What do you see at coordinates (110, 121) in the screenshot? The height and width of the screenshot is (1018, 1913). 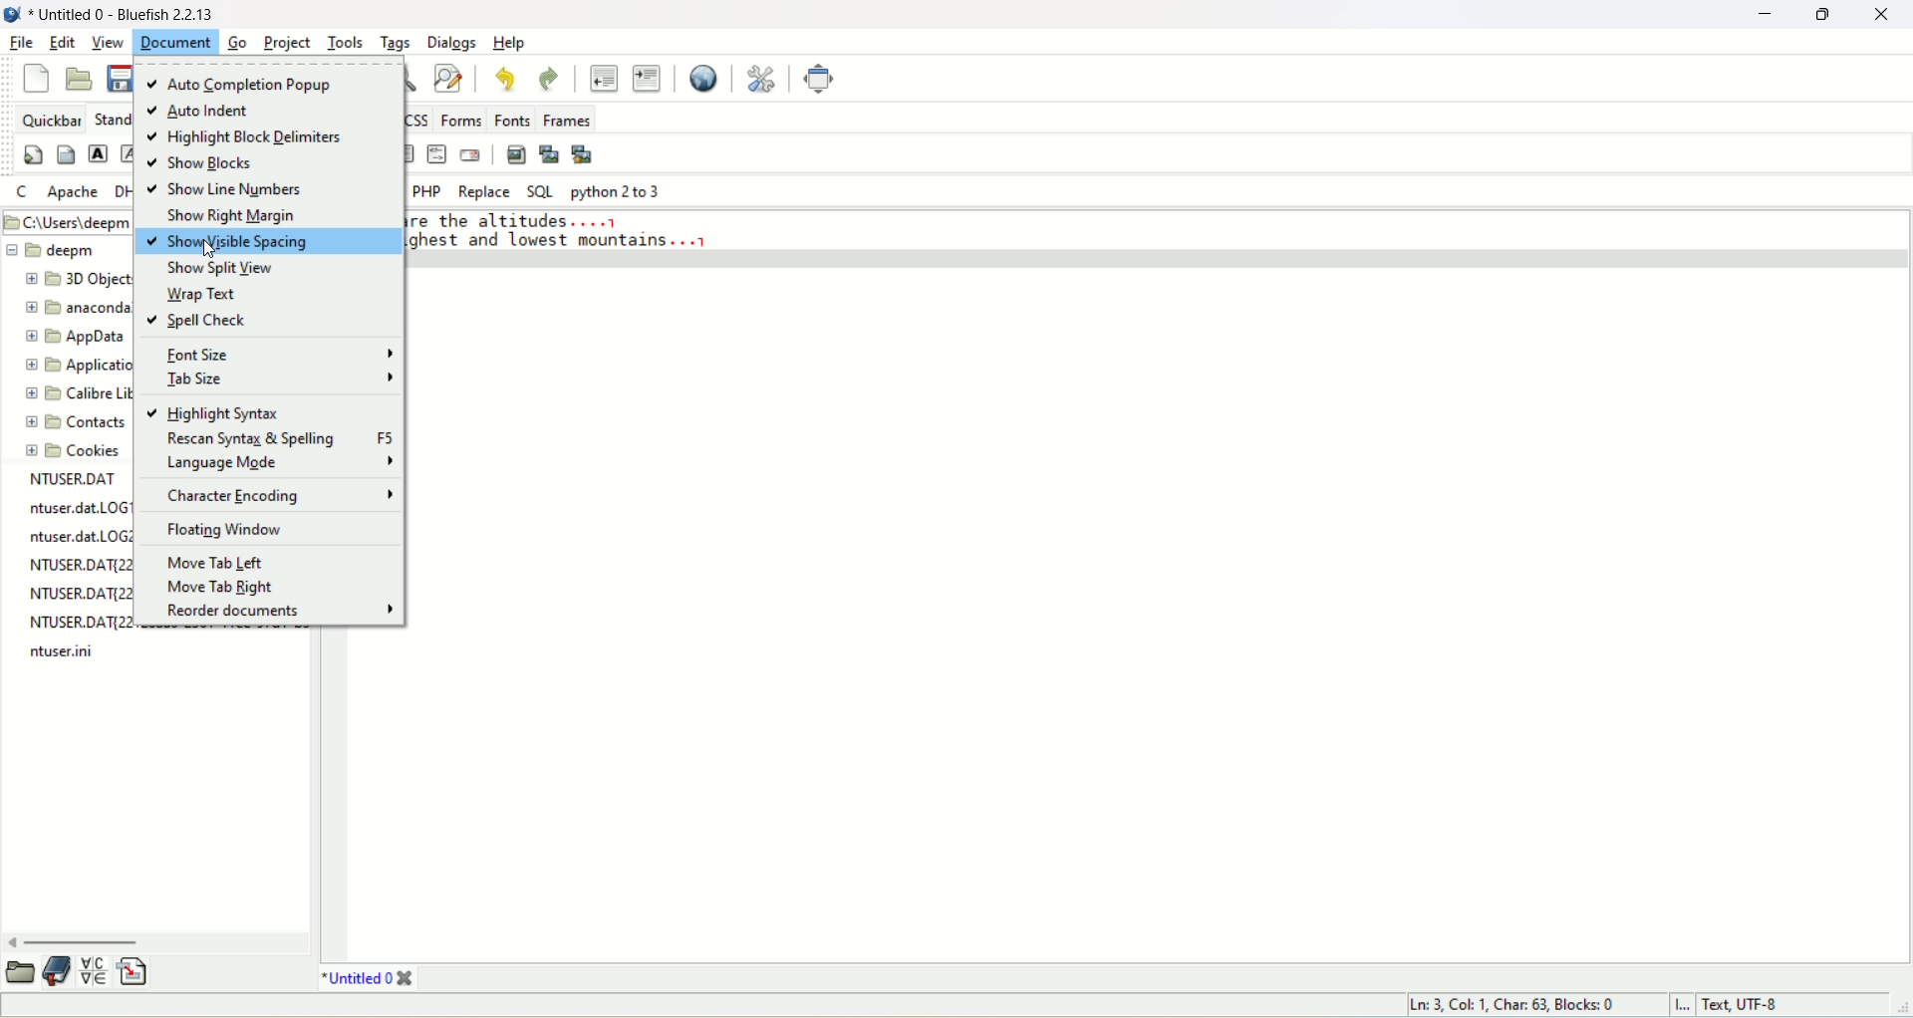 I see `Standard` at bounding box center [110, 121].